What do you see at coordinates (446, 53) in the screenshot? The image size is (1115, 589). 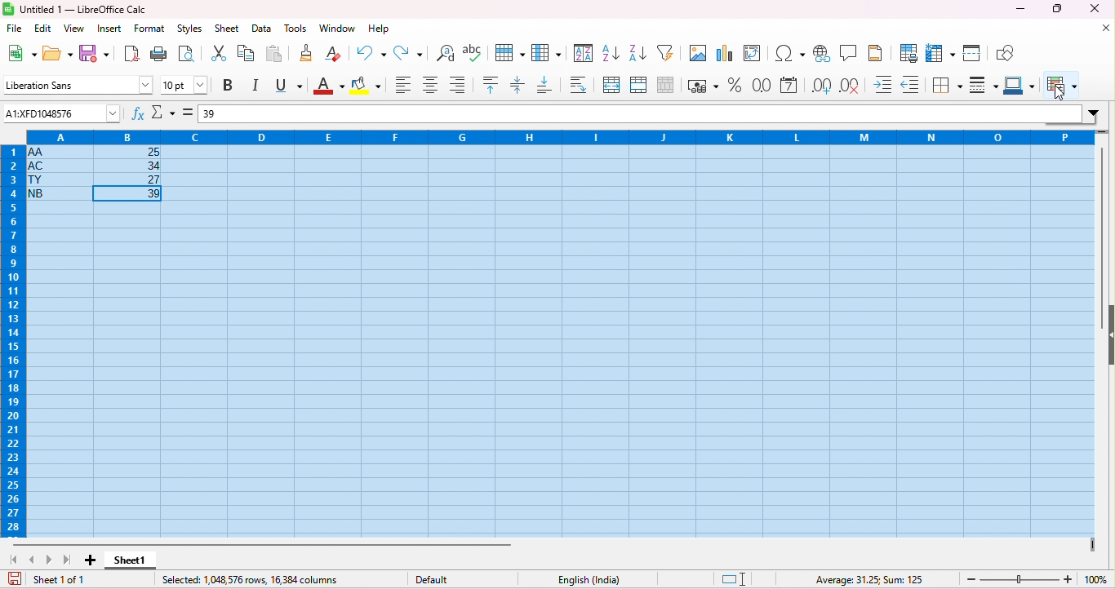 I see `find and replace` at bounding box center [446, 53].